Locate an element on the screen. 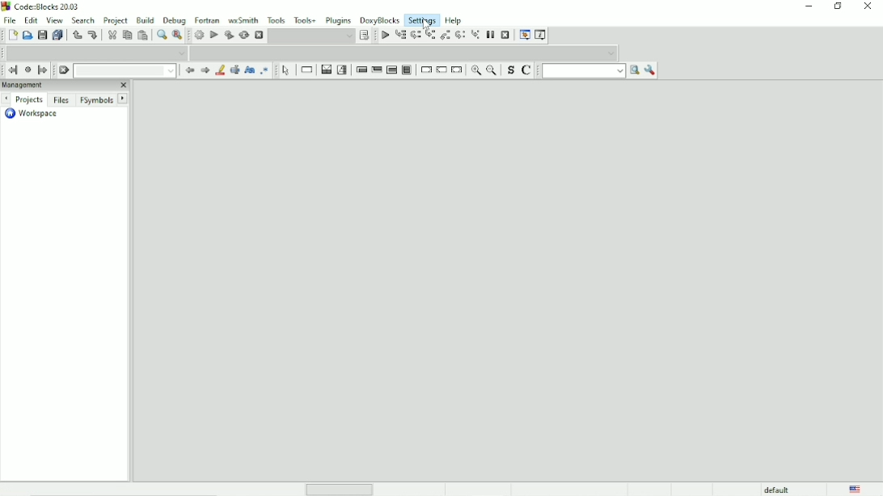 This screenshot has width=883, height=496. Copy is located at coordinates (126, 35).